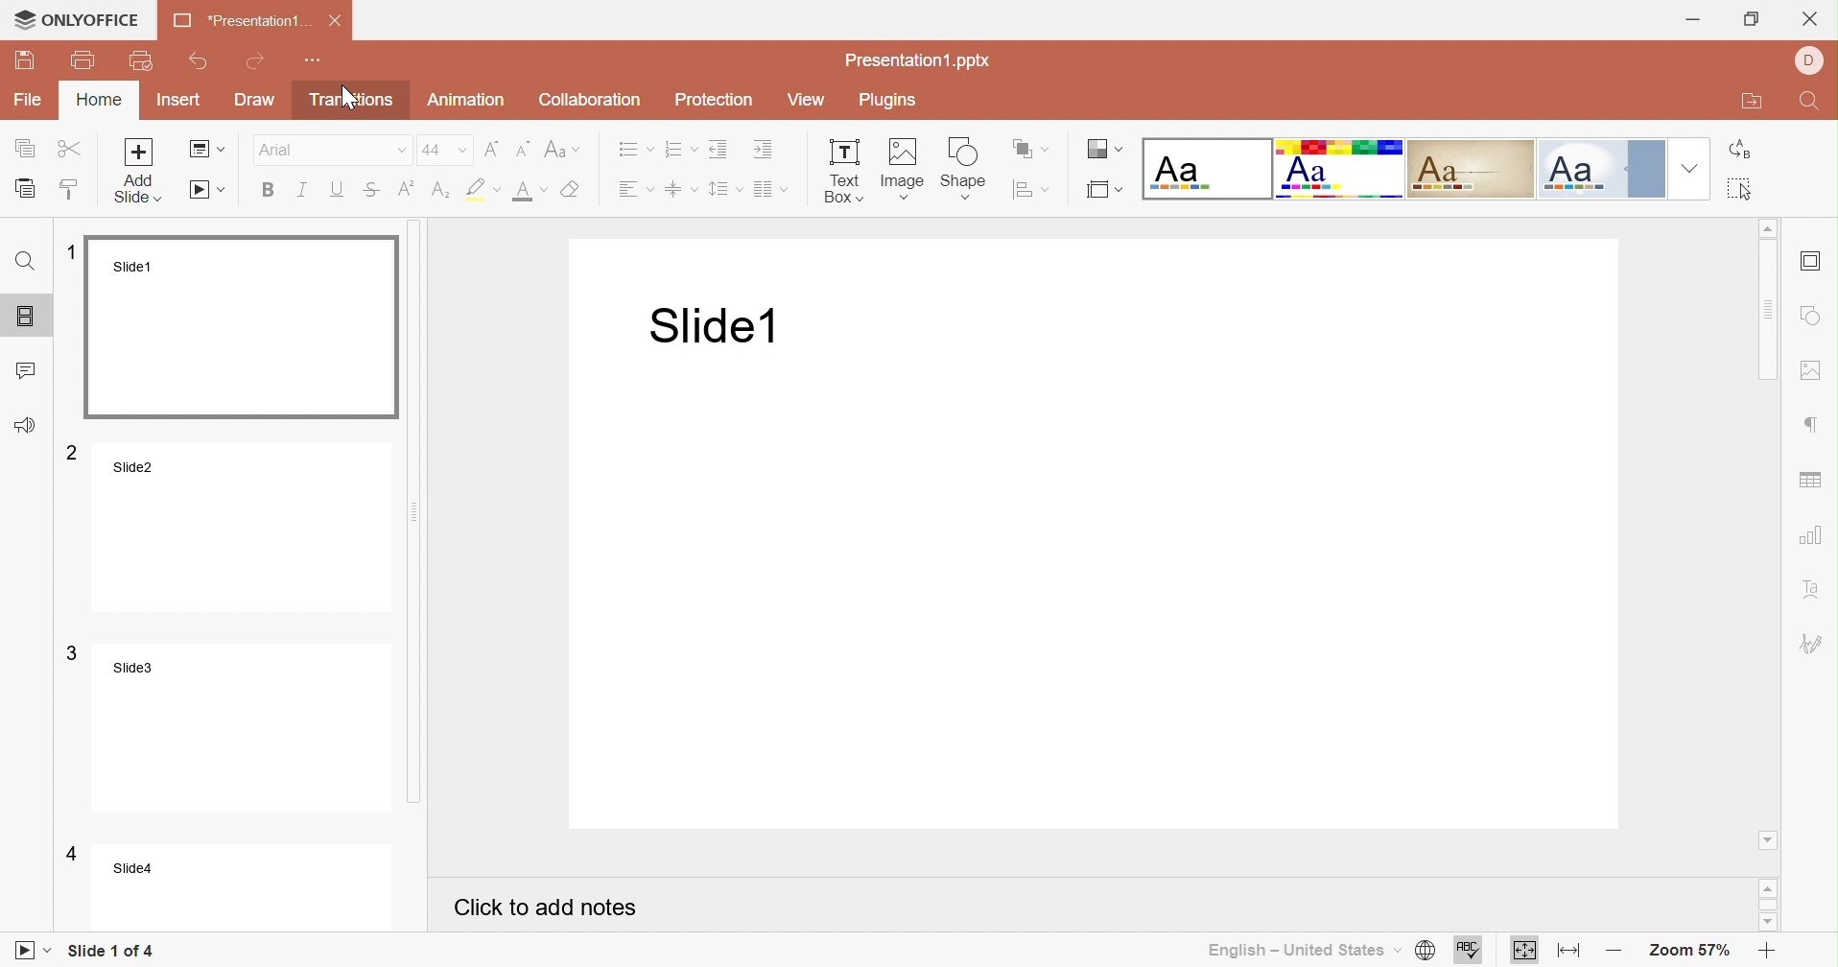 The width and height of the screenshot is (1838, 967). I want to click on Insert columns, so click(772, 191).